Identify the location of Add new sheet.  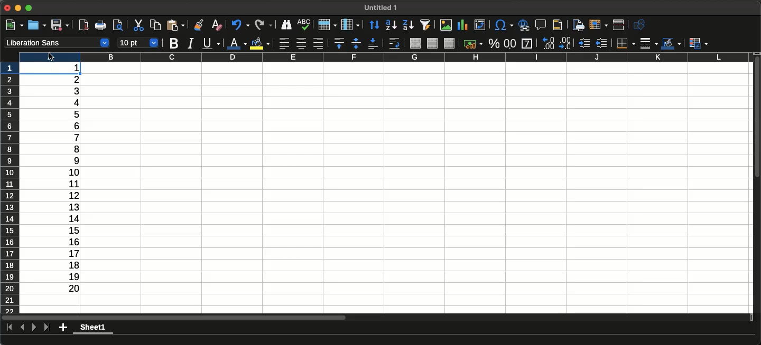
(63, 328).